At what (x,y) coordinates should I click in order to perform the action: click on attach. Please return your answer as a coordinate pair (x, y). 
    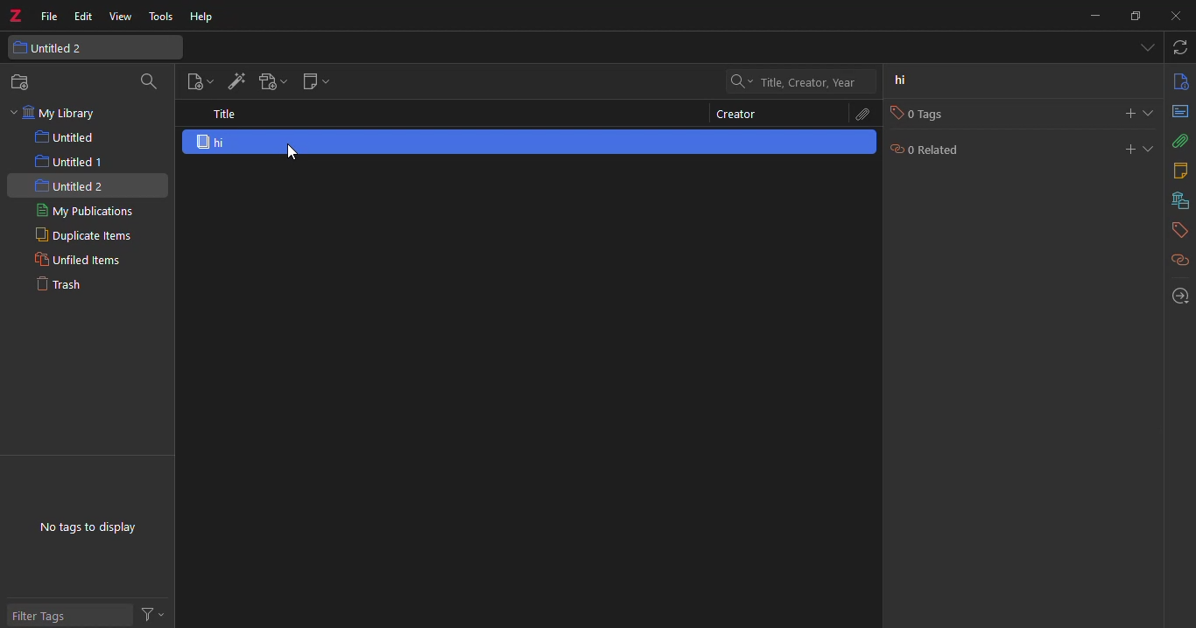
    Looking at the image, I should click on (862, 114).